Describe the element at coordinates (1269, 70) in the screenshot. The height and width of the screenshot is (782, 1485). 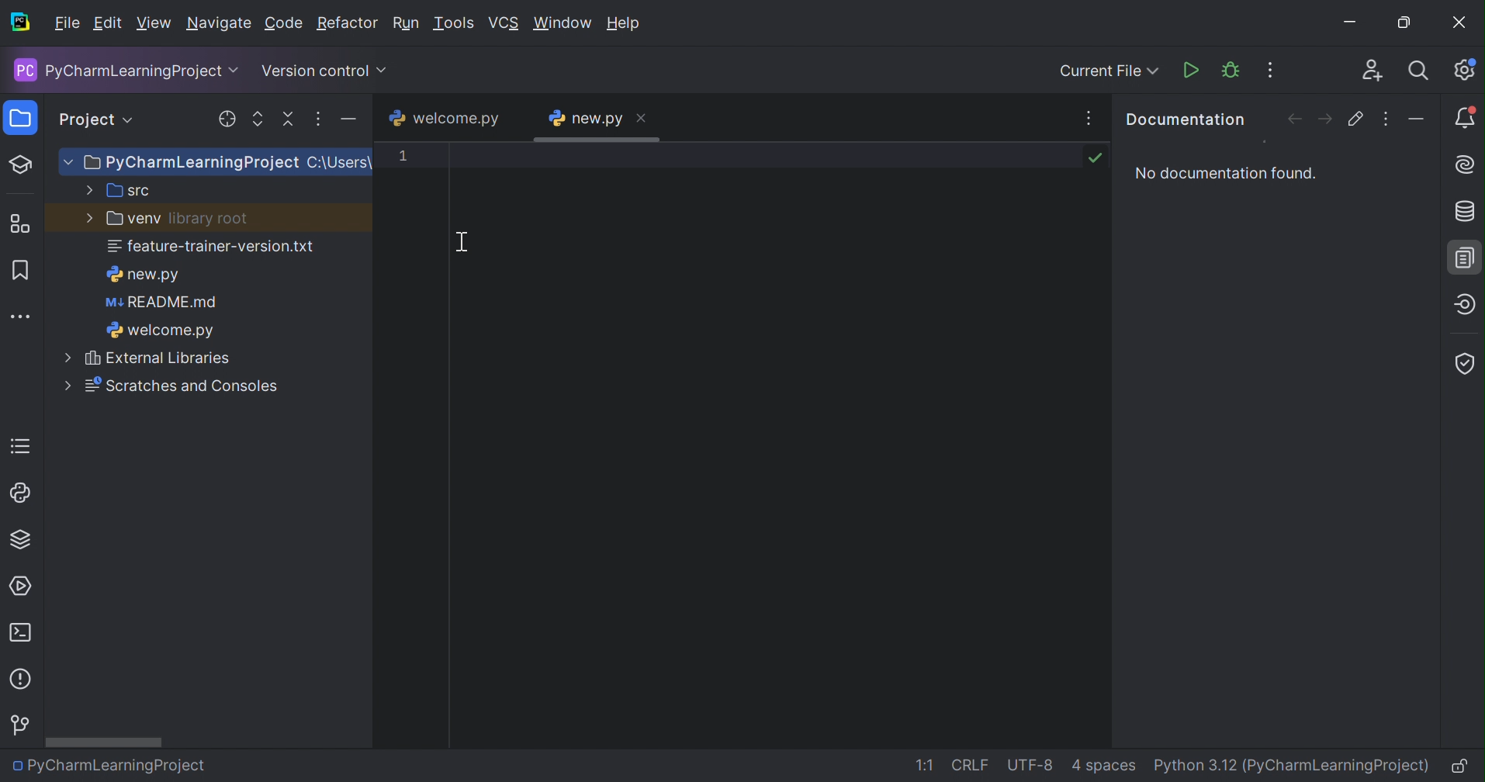
I see `More Actions` at that location.